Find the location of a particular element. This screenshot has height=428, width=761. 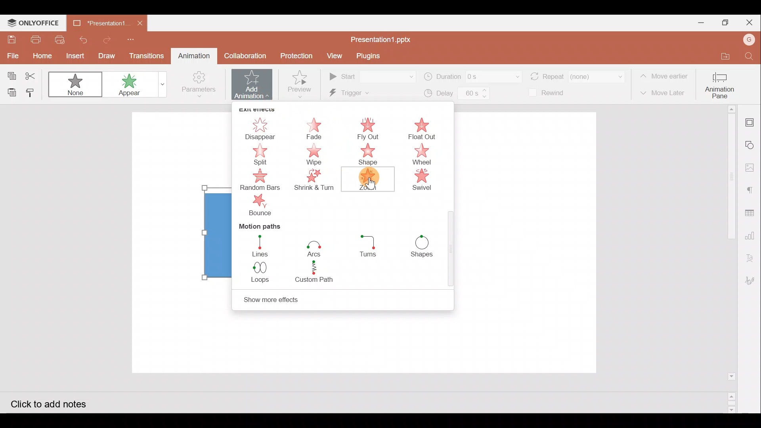

None is located at coordinates (76, 82).